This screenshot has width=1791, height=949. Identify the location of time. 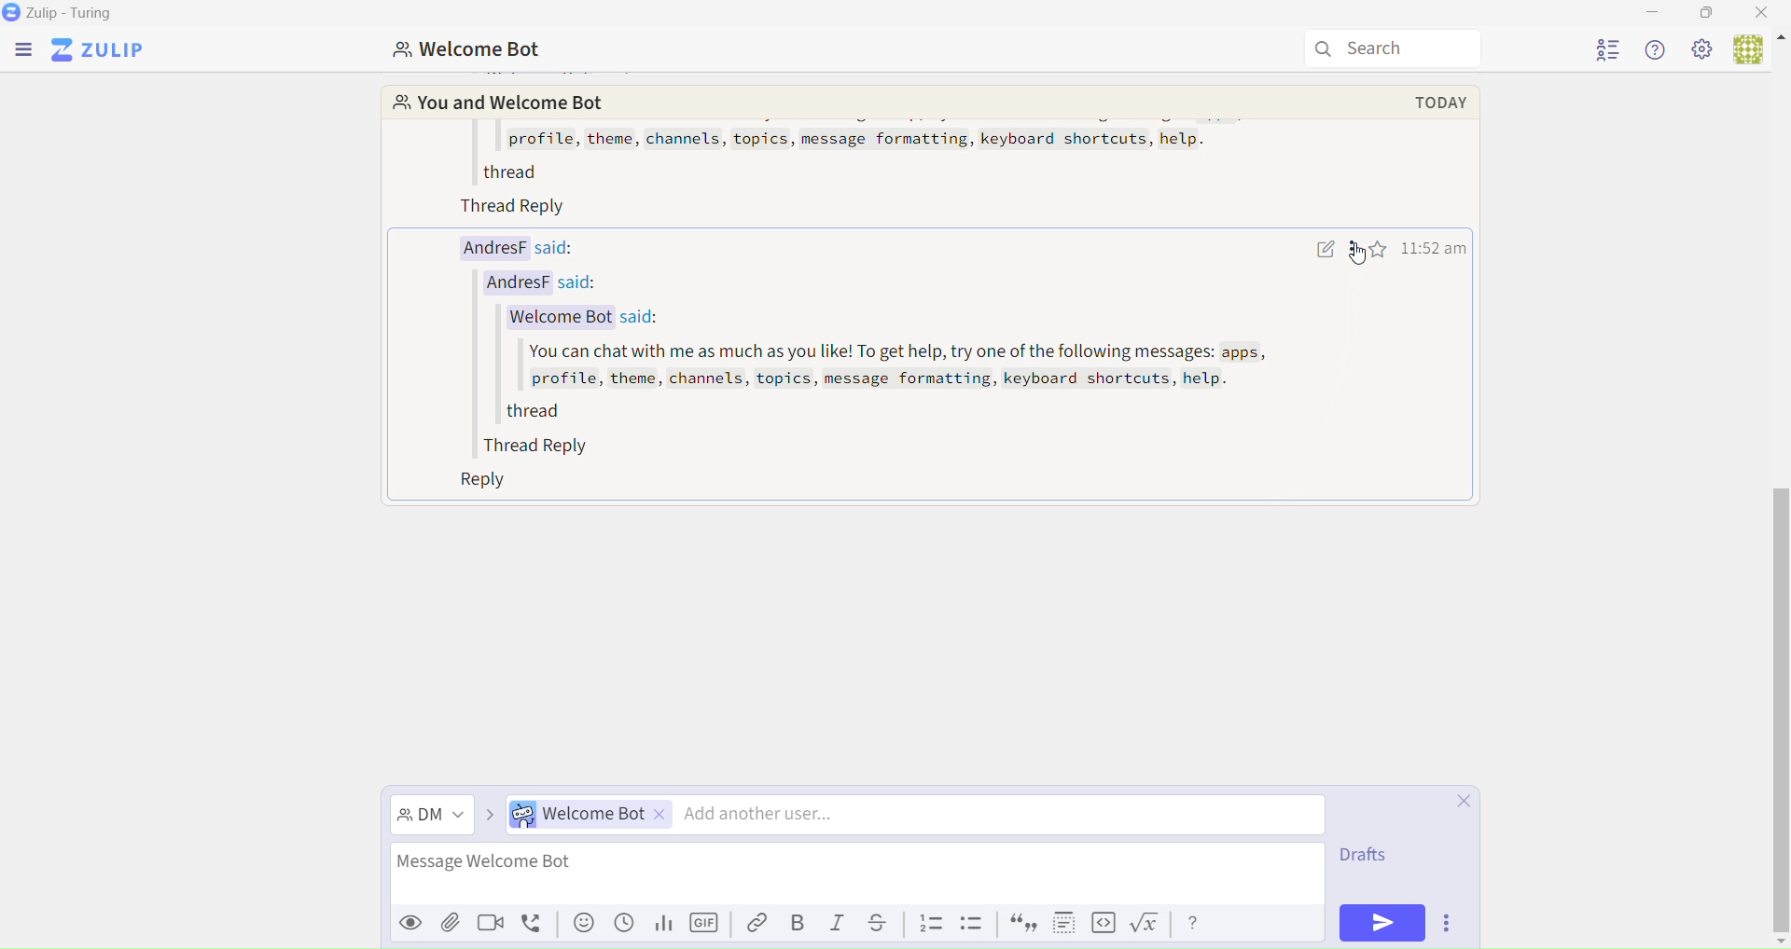
(1435, 246).